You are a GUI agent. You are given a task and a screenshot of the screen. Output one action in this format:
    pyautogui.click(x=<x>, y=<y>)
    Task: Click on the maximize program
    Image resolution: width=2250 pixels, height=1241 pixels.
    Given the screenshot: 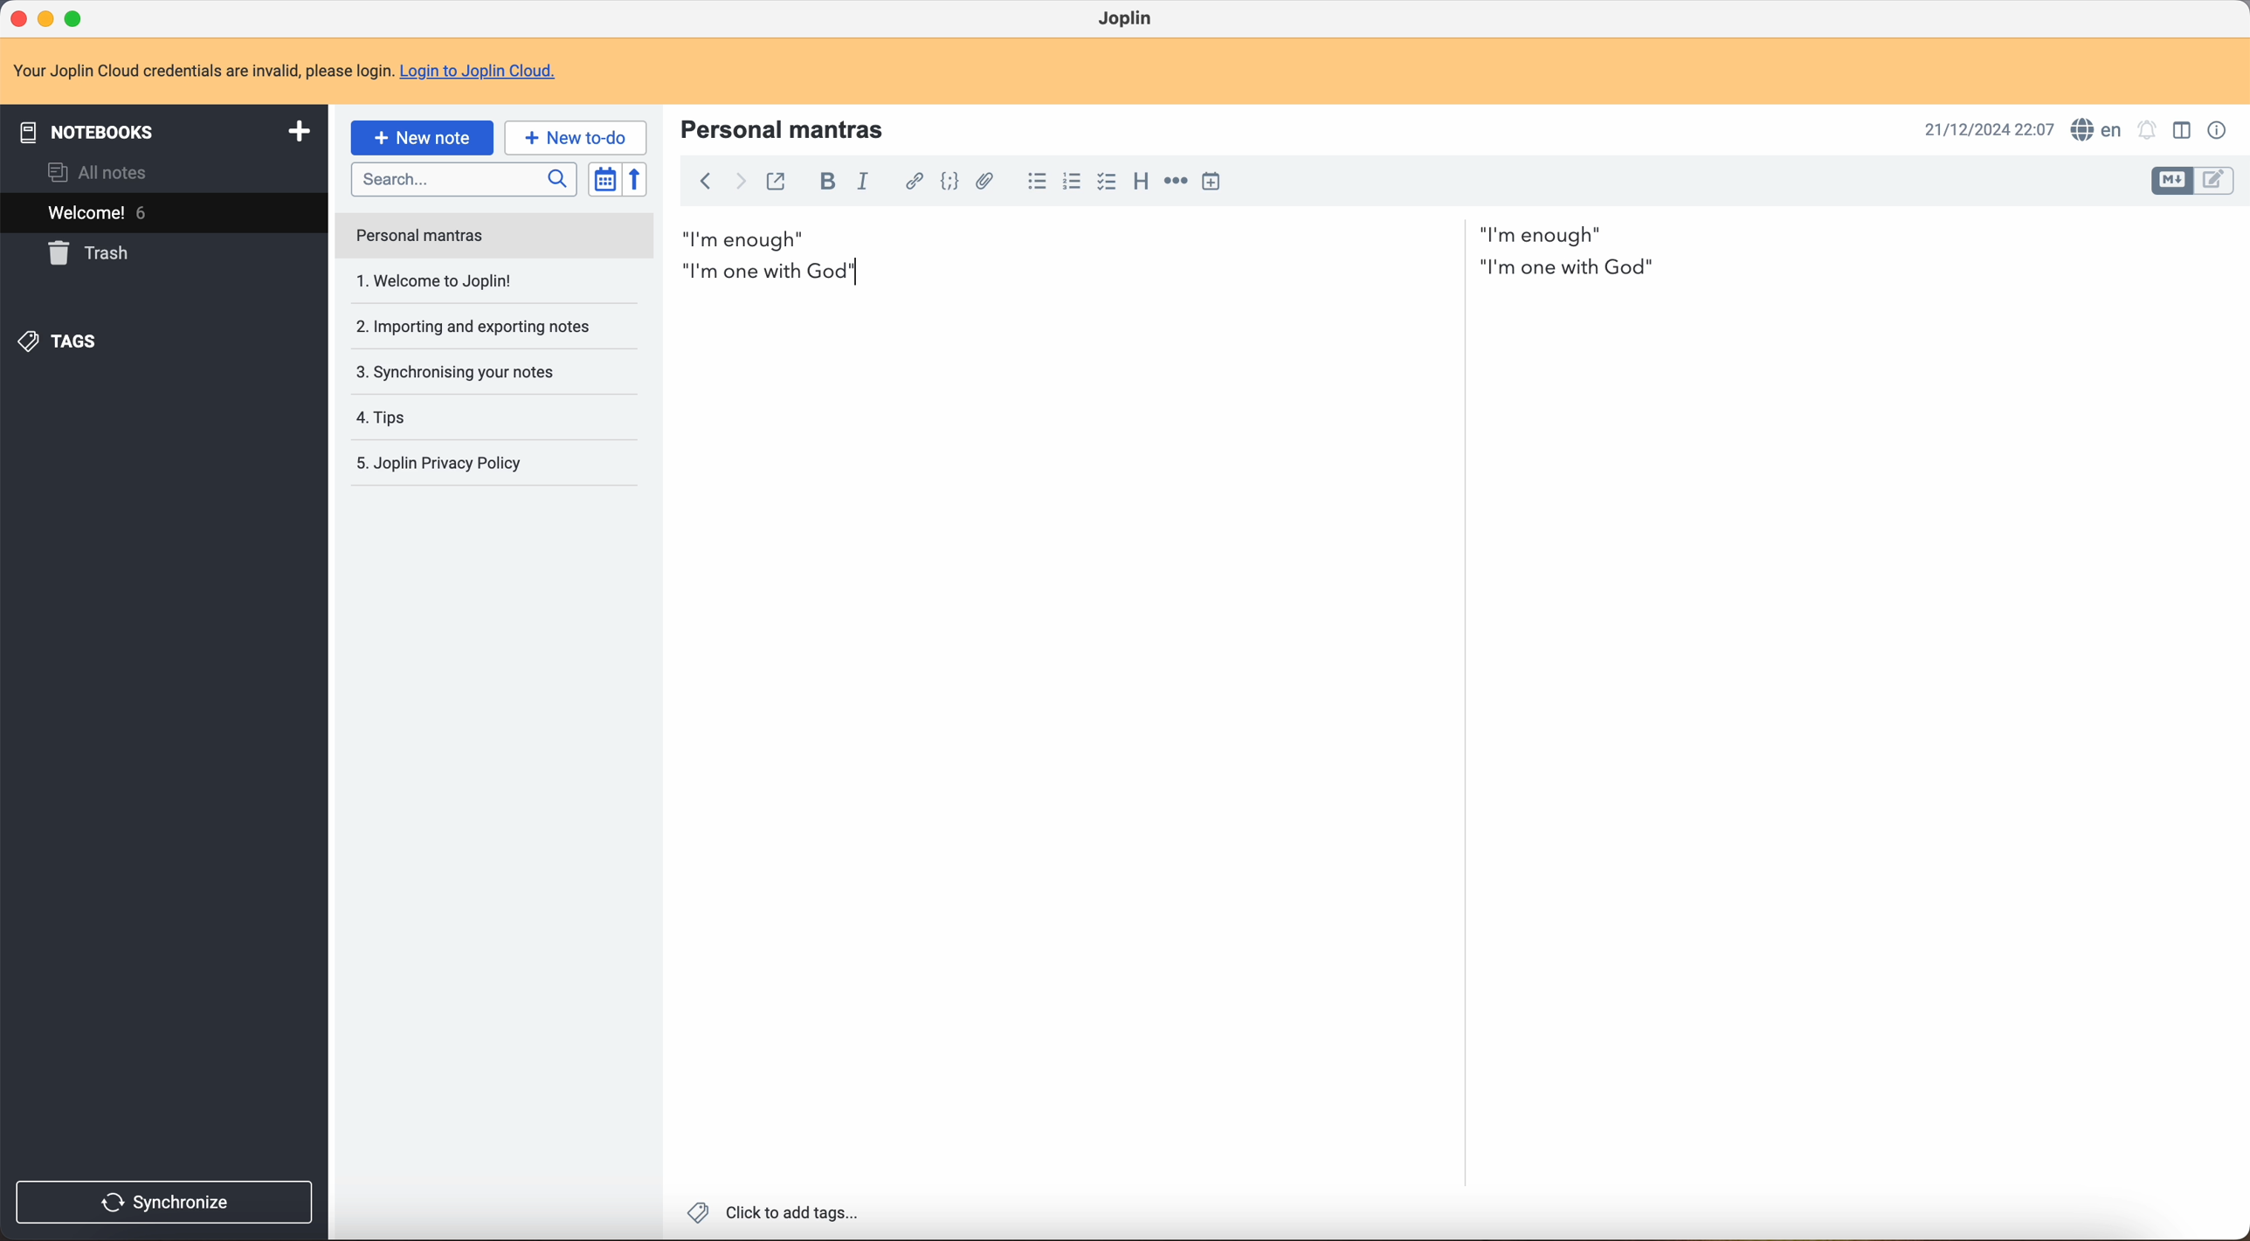 What is the action you would take?
    pyautogui.click(x=77, y=17)
    